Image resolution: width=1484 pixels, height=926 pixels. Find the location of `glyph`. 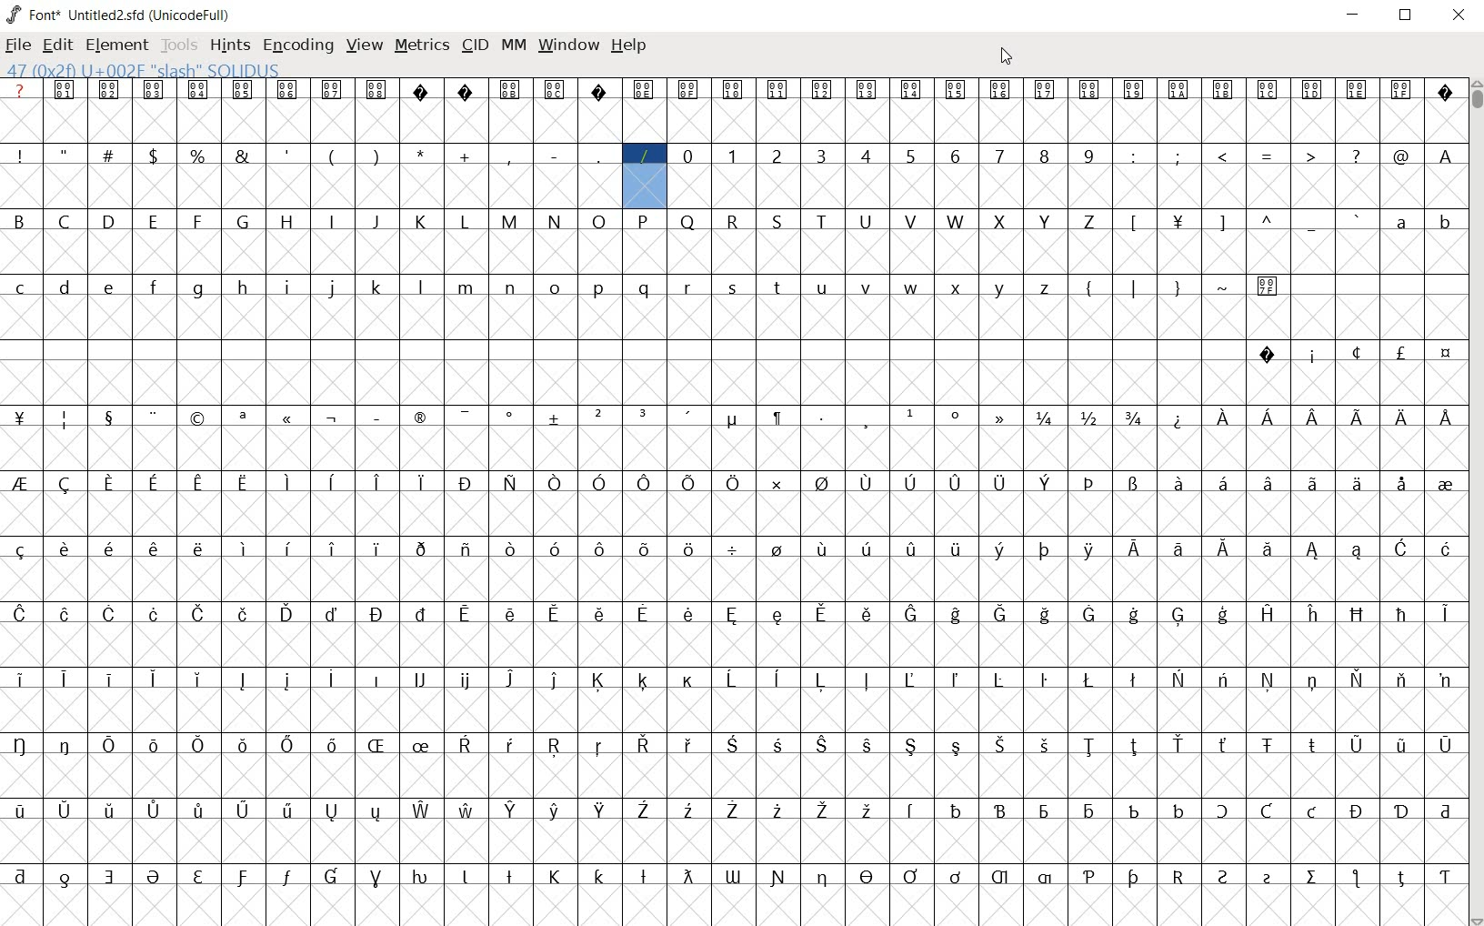

glyph is located at coordinates (1223, 482).